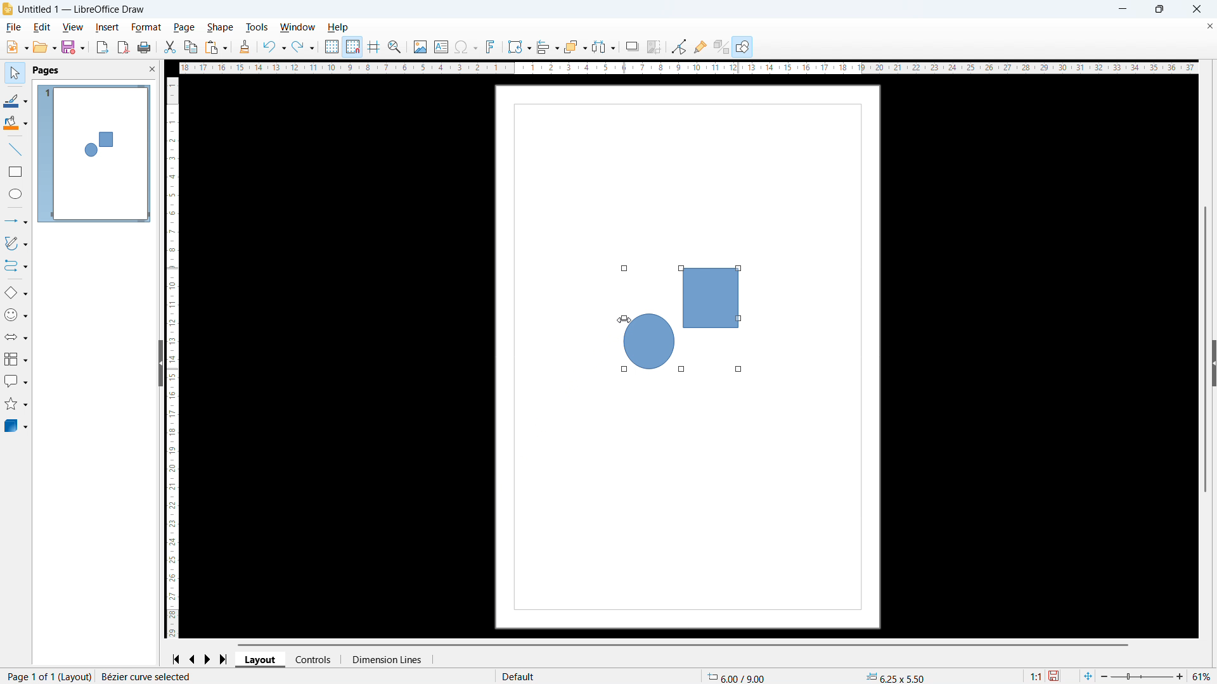 The image size is (1217, 684). What do you see at coordinates (1201, 676) in the screenshot?
I see `Zoom level ` at bounding box center [1201, 676].